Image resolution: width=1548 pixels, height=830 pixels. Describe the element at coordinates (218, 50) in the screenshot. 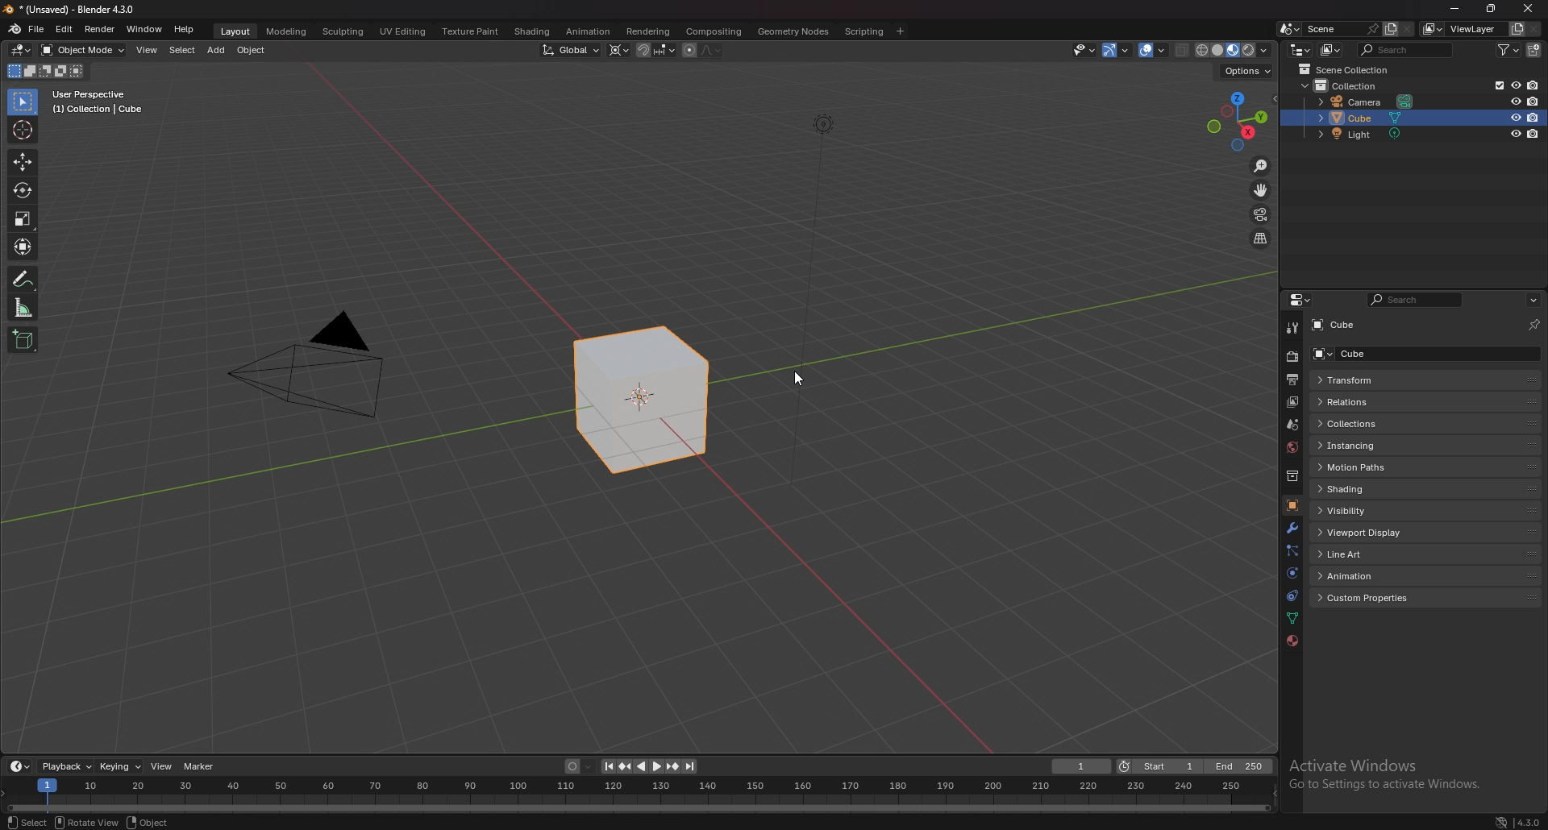

I see `add` at that location.